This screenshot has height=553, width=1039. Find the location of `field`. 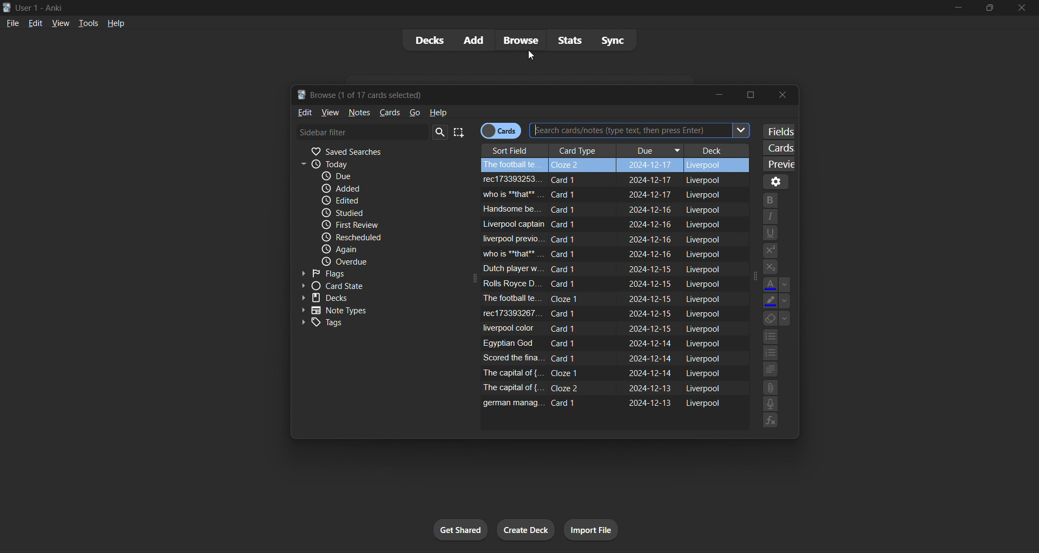

field is located at coordinates (512, 179).